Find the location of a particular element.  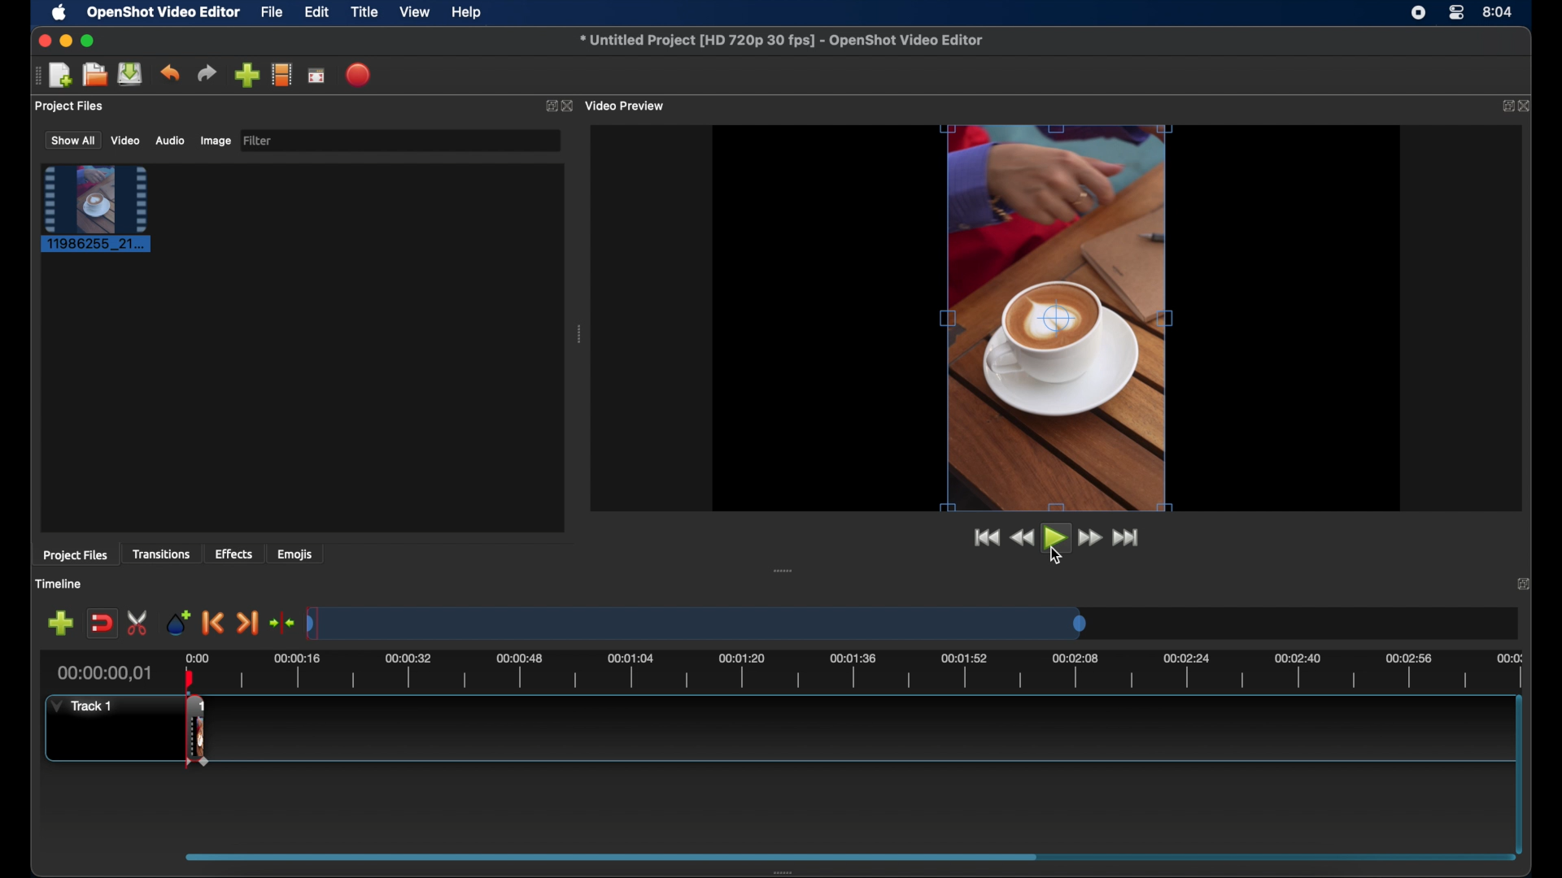

project files is located at coordinates (76, 556).